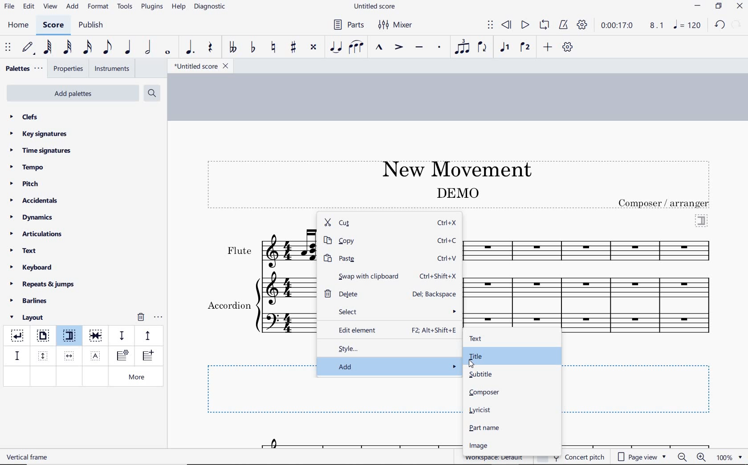  Describe the element at coordinates (23, 69) in the screenshot. I see `palettes` at that location.